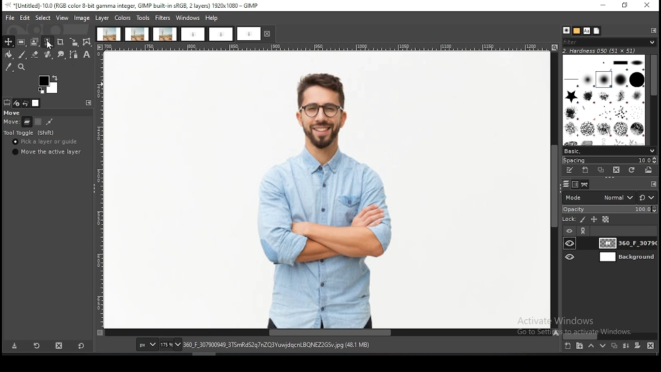 Image resolution: width=661 pixels, height=372 pixels. Describe the element at coordinates (609, 210) in the screenshot. I see `opacity` at that location.